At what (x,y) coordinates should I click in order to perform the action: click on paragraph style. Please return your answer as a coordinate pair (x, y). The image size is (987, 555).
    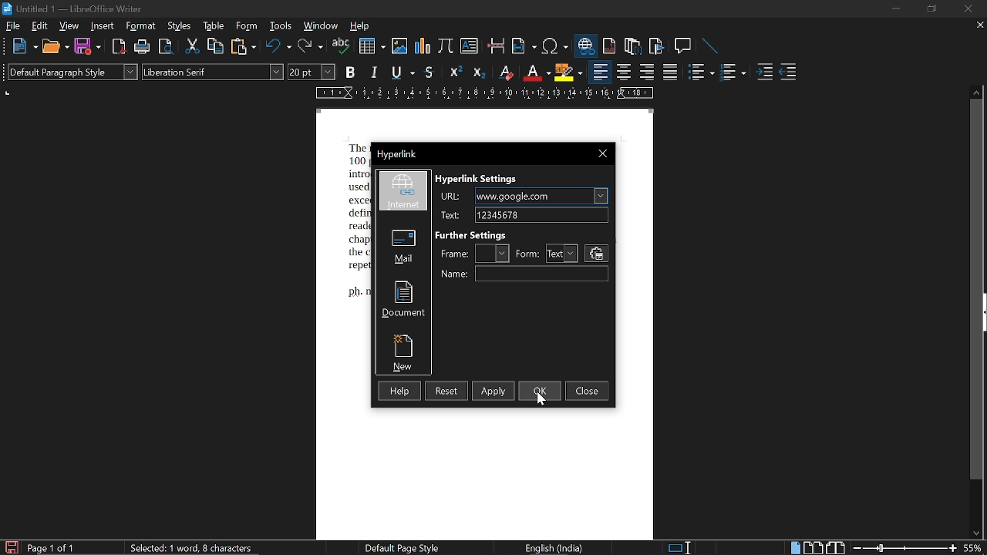
    Looking at the image, I should click on (72, 72).